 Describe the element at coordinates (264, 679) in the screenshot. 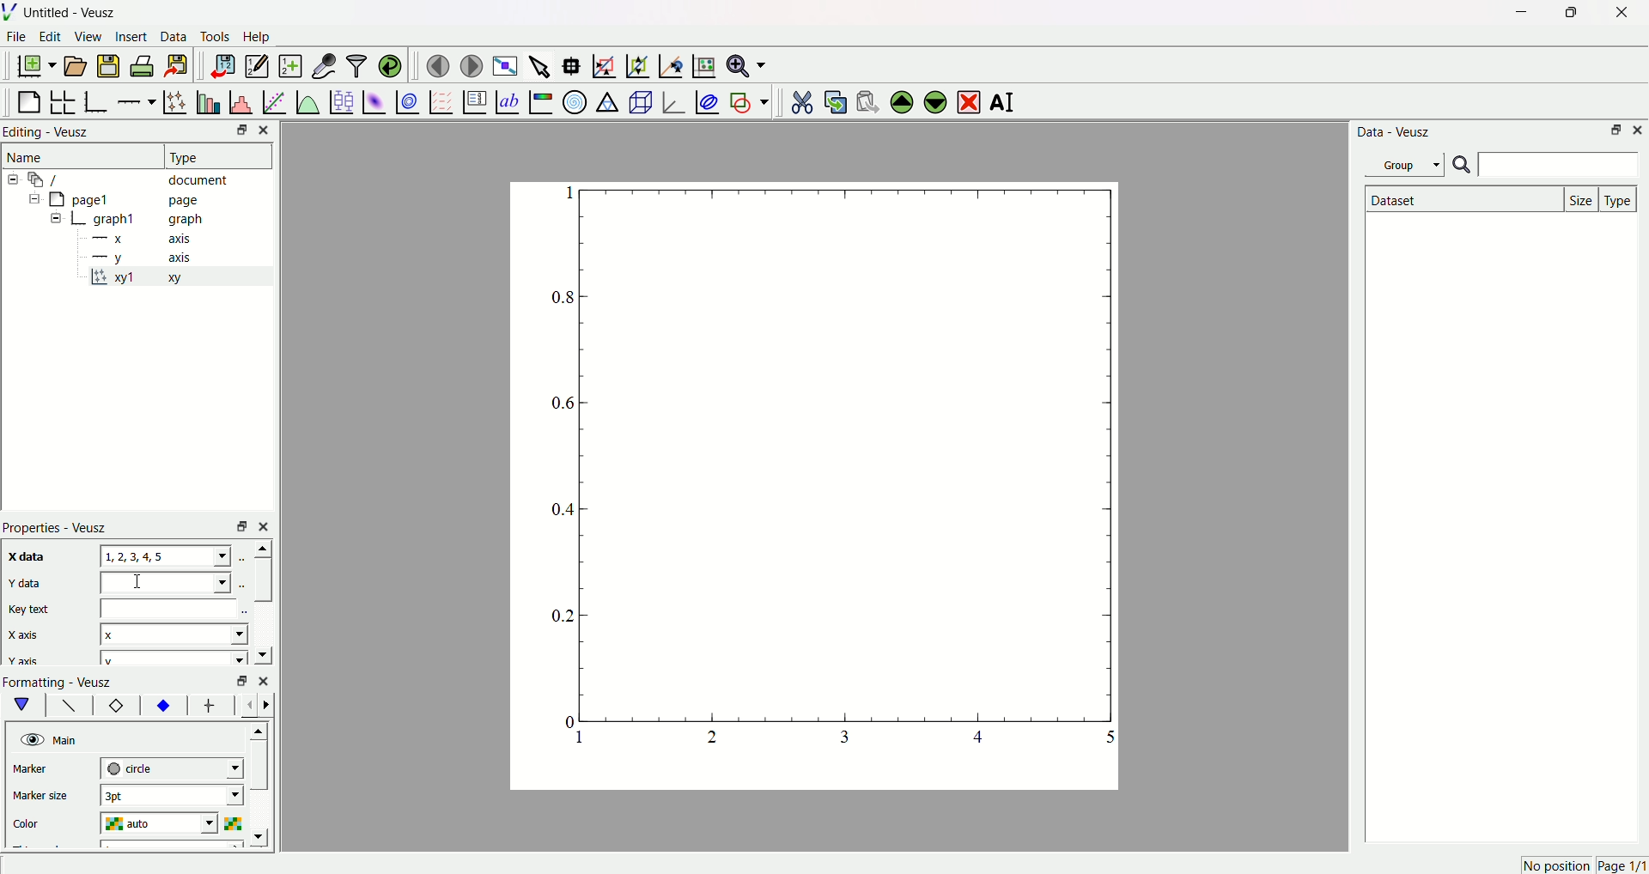

I see `close` at that location.